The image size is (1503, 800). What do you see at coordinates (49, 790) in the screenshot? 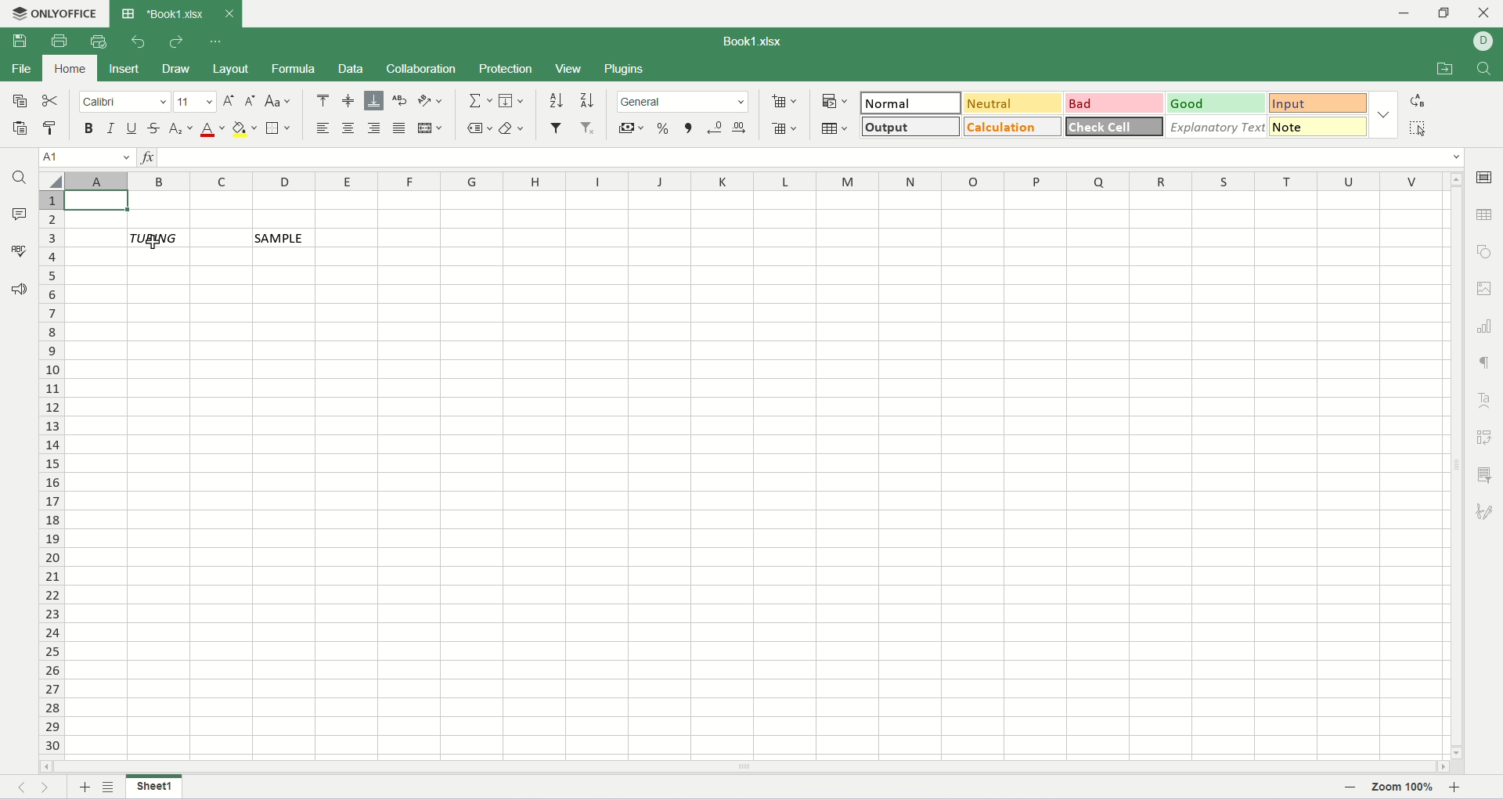
I see `next` at bounding box center [49, 790].